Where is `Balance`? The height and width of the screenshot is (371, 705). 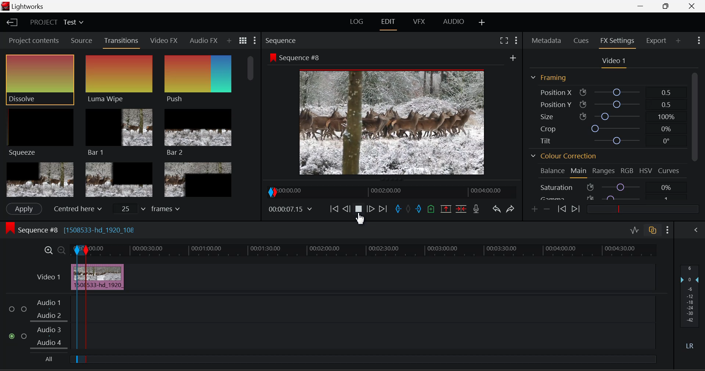
Balance is located at coordinates (550, 171).